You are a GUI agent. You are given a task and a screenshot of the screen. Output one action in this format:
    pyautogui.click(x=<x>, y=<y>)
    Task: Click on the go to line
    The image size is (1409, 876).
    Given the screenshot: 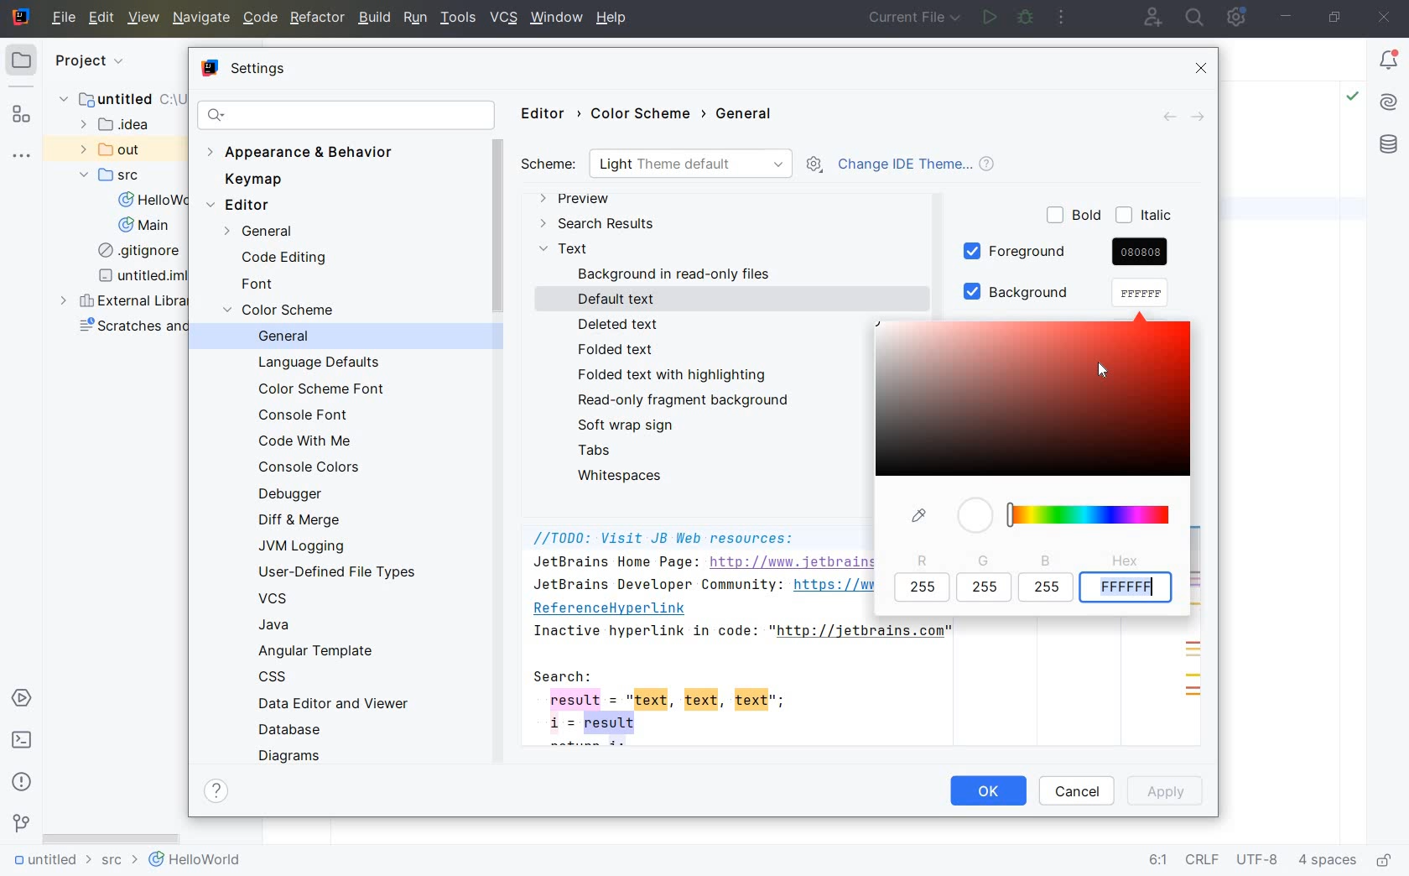 What is the action you would take?
    pyautogui.click(x=1157, y=861)
    